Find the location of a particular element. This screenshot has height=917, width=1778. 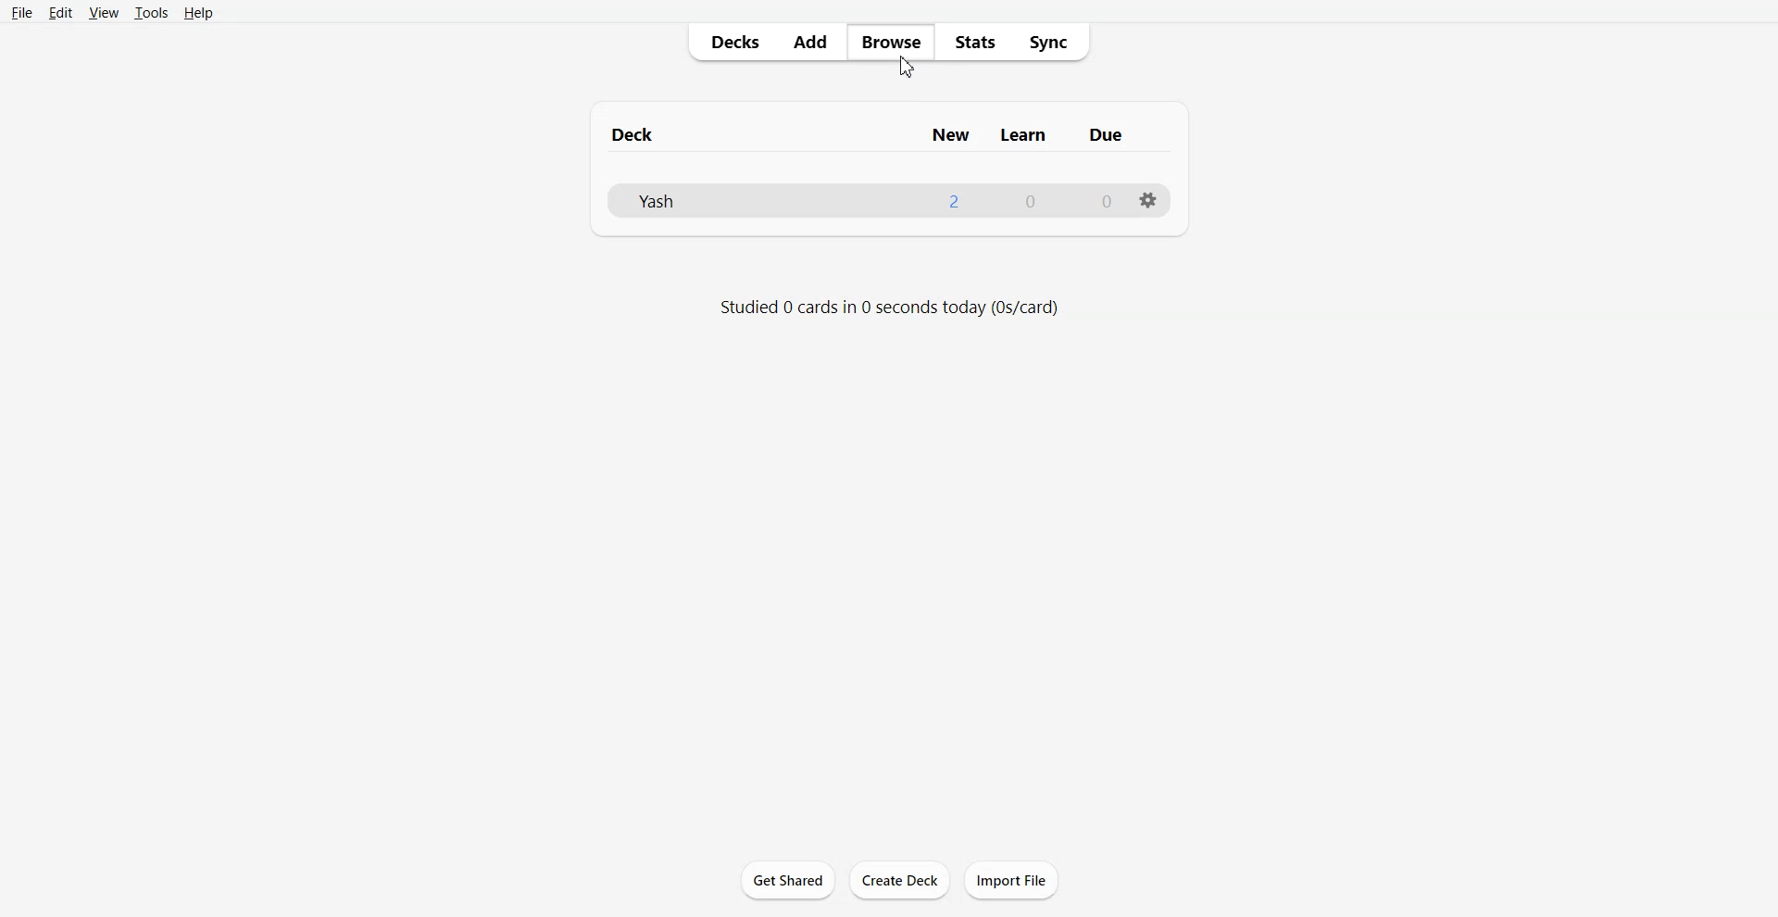

Create Deck is located at coordinates (900, 881).